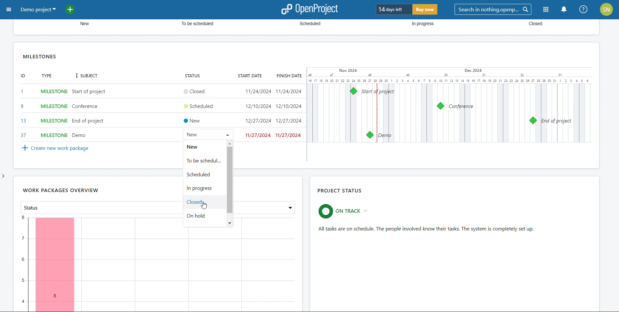  What do you see at coordinates (204, 160) in the screenshot?
I see `to be scheduled` at bounding box center [204, 160].